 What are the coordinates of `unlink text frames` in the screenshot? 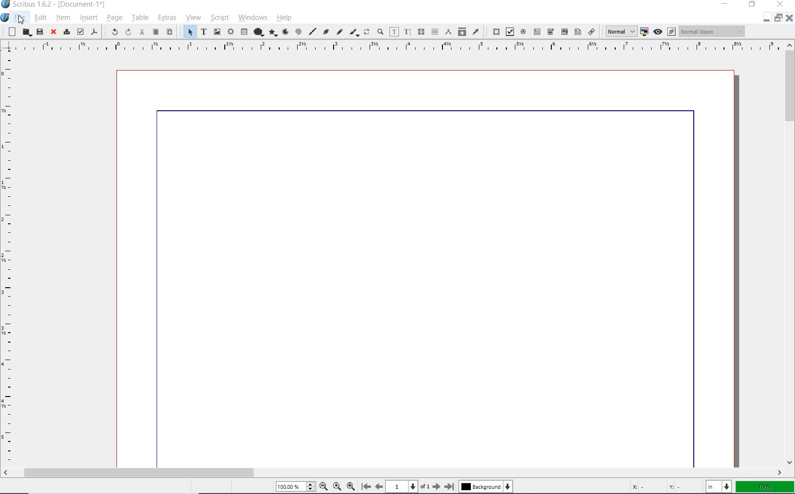 It's located at (435, 31).